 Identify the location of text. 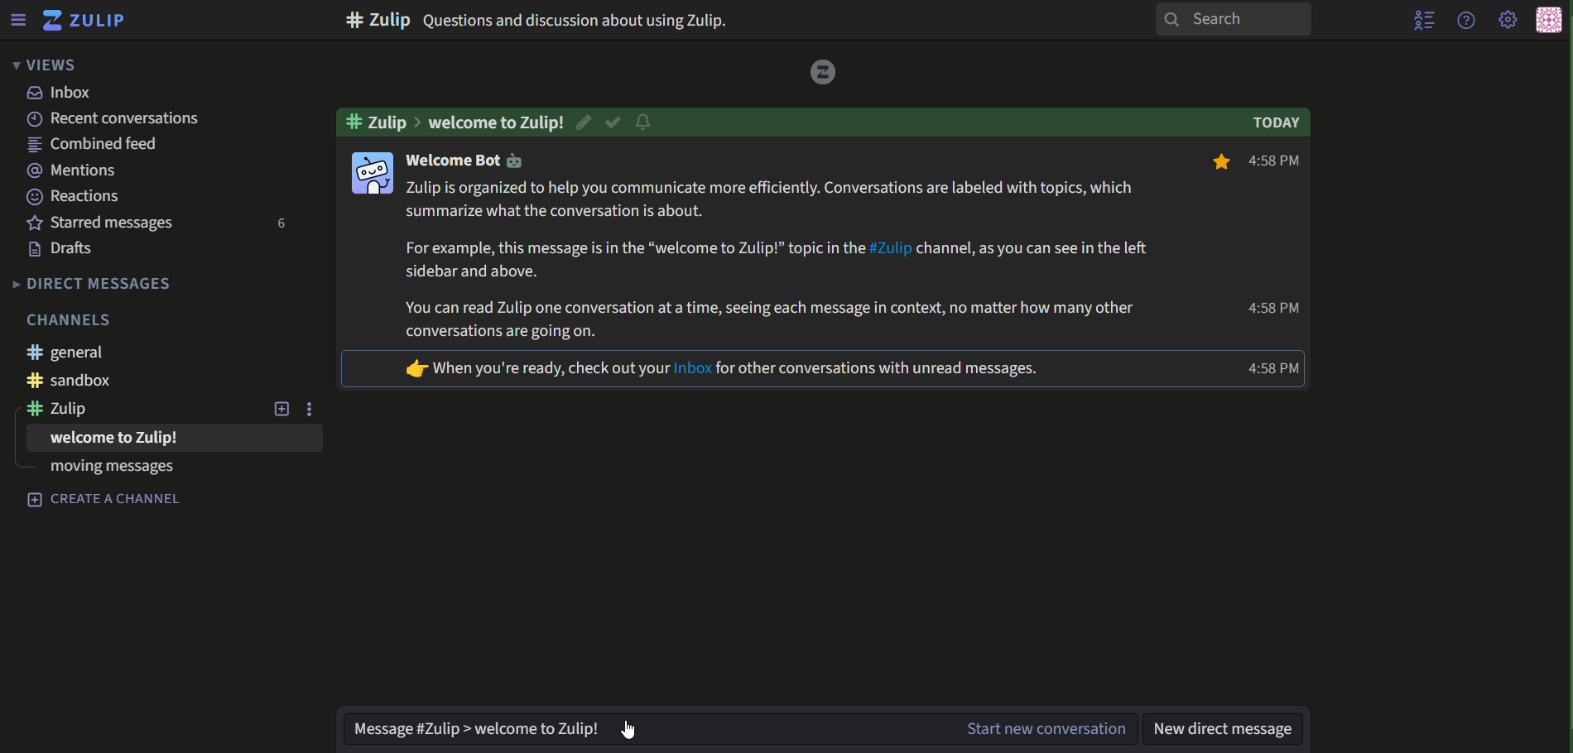
(722, 370).